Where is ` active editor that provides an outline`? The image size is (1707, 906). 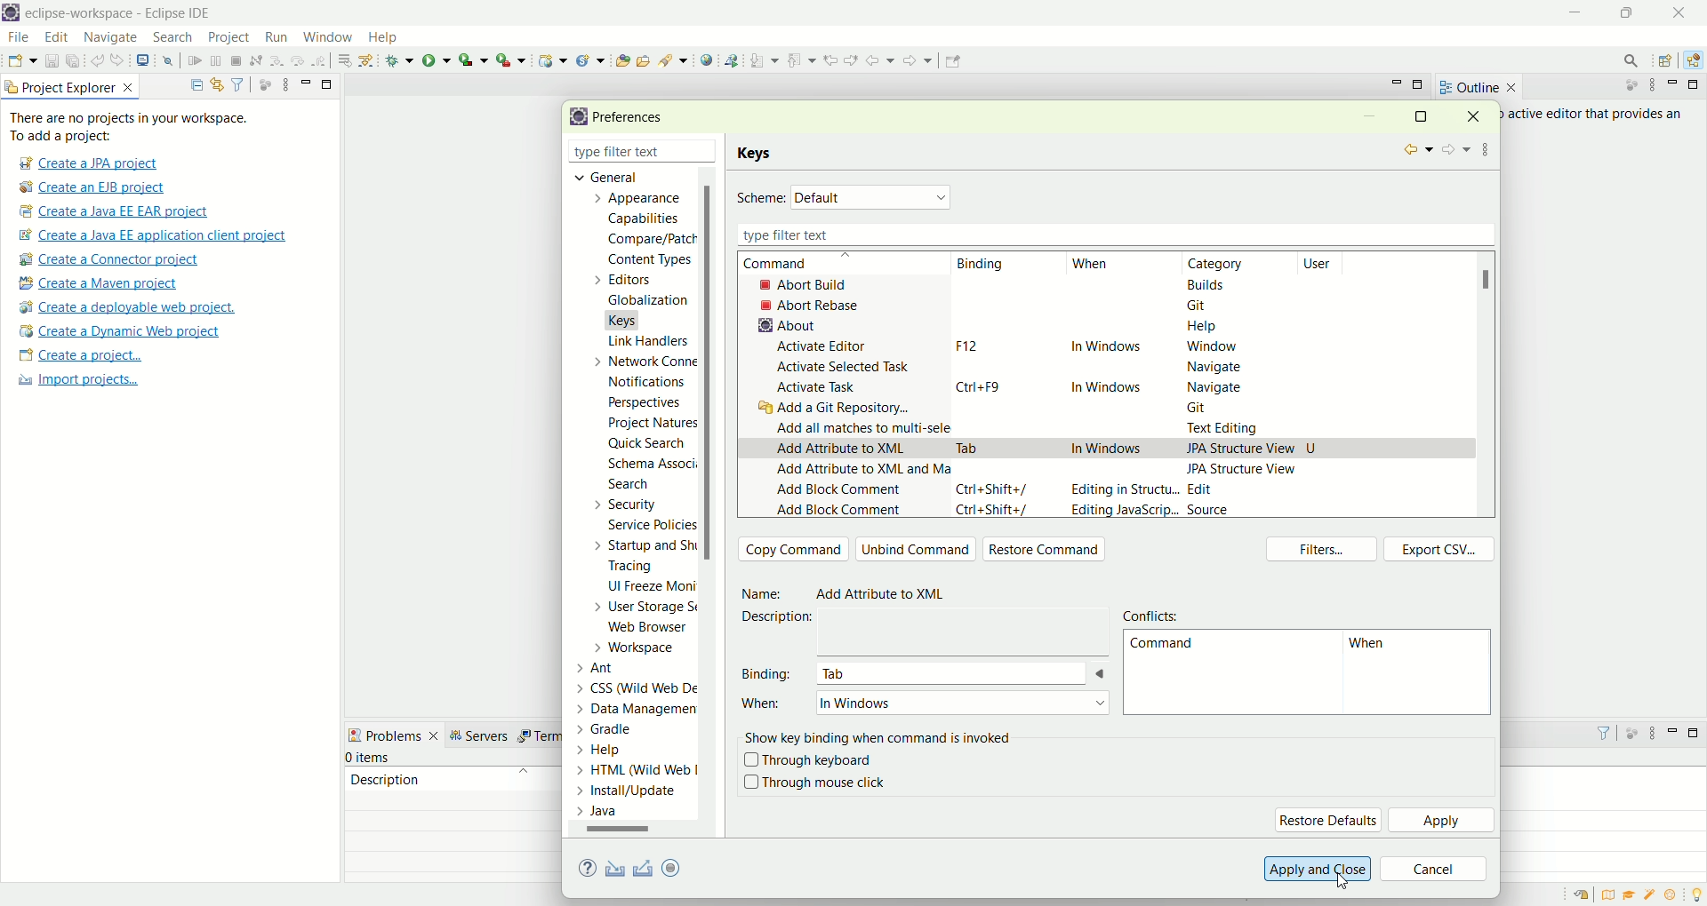  active editor that provides an outline is located at coordinates (1597, 115).